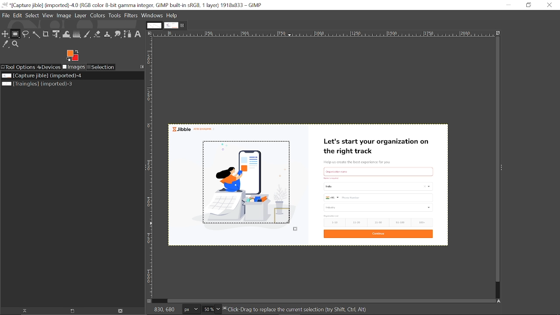 This screenshot has height=315, width=560. I want to click on 830, 680, so click(166, 309).